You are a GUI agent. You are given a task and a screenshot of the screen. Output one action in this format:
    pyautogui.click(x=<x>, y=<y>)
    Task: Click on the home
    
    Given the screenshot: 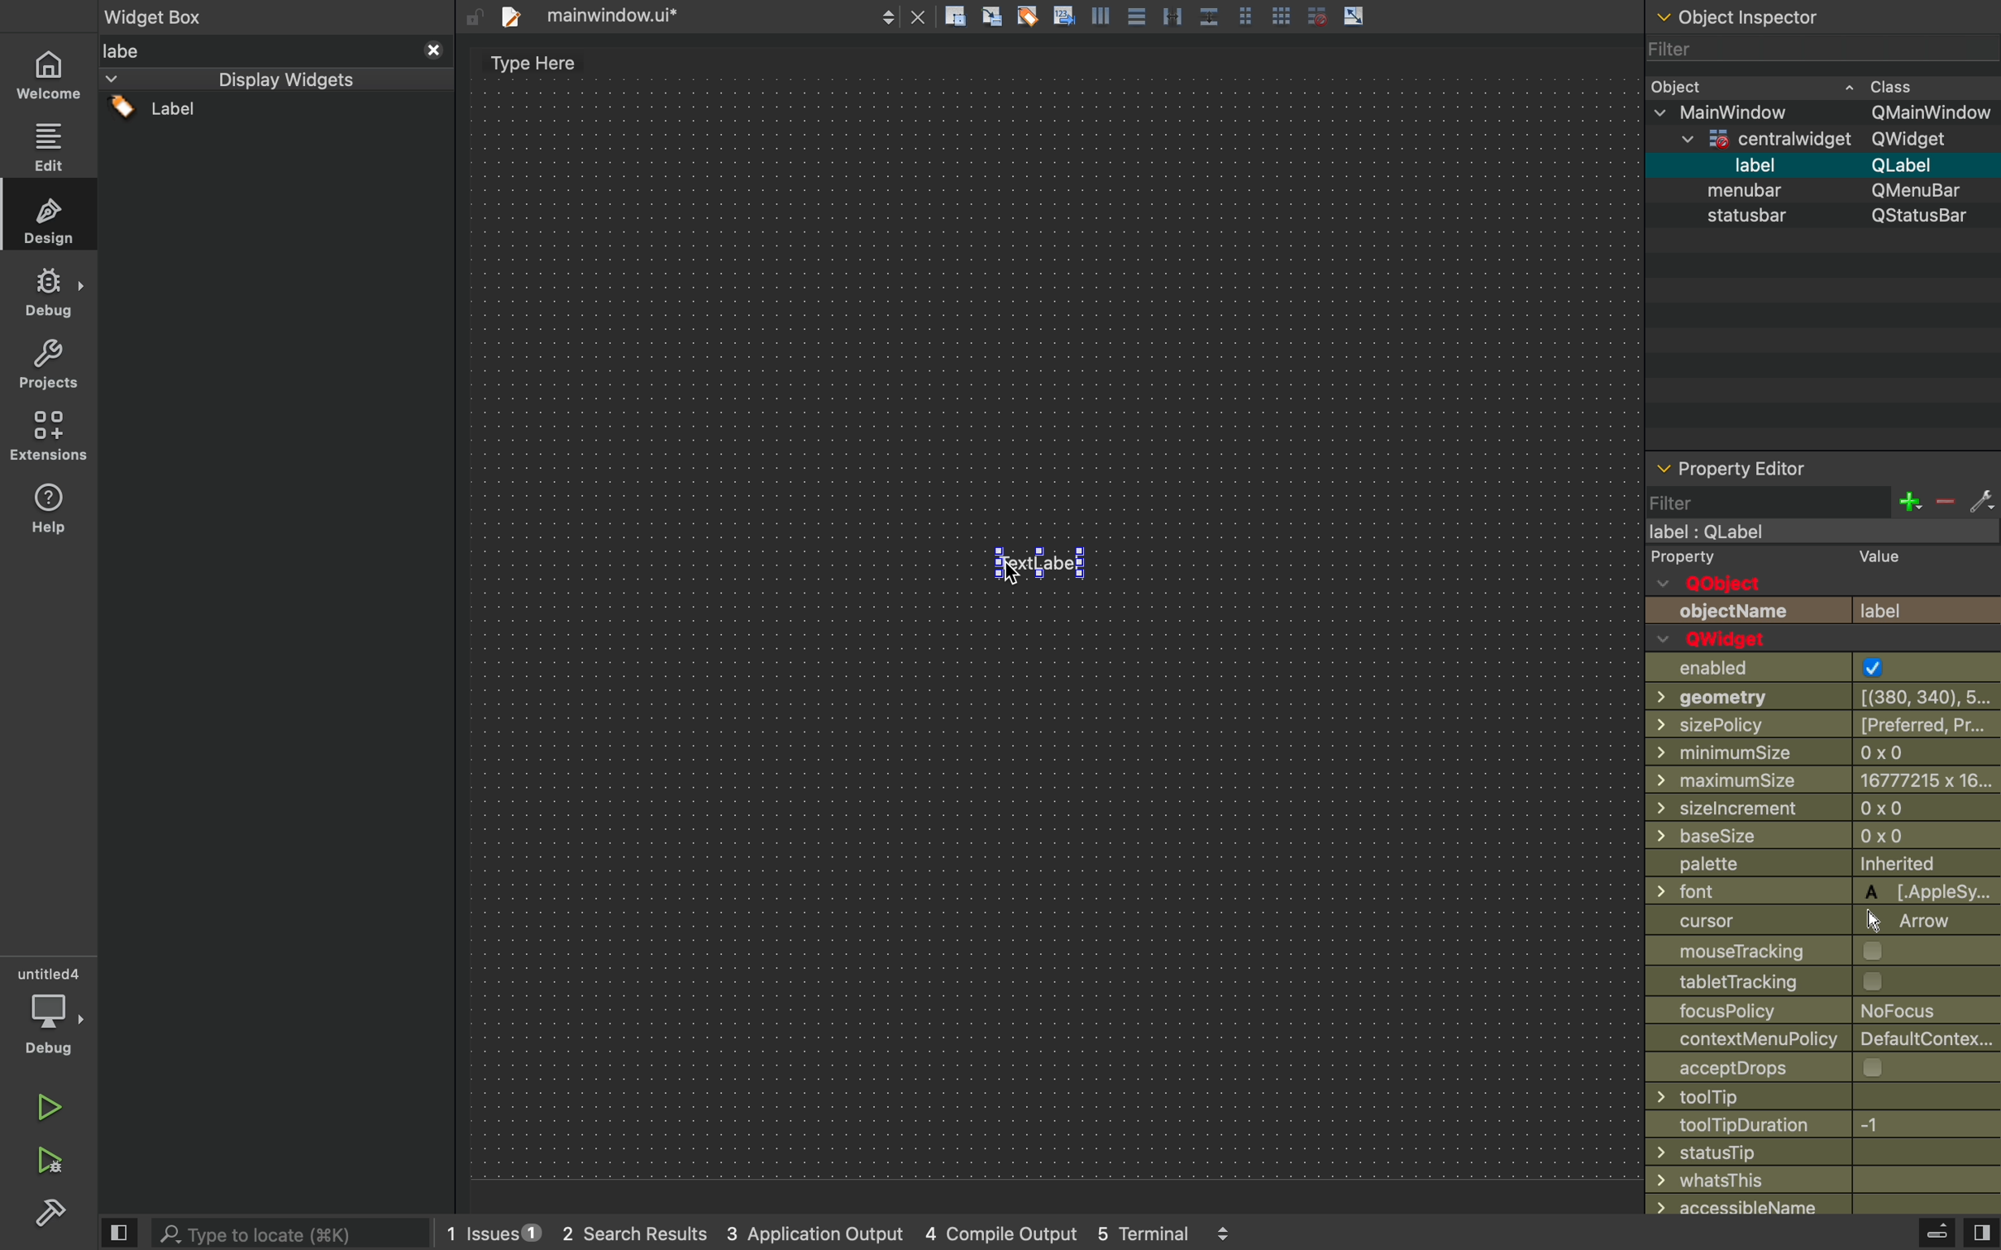 What is the action you would take?
    pyautogui.click(x=50, y=70)
    